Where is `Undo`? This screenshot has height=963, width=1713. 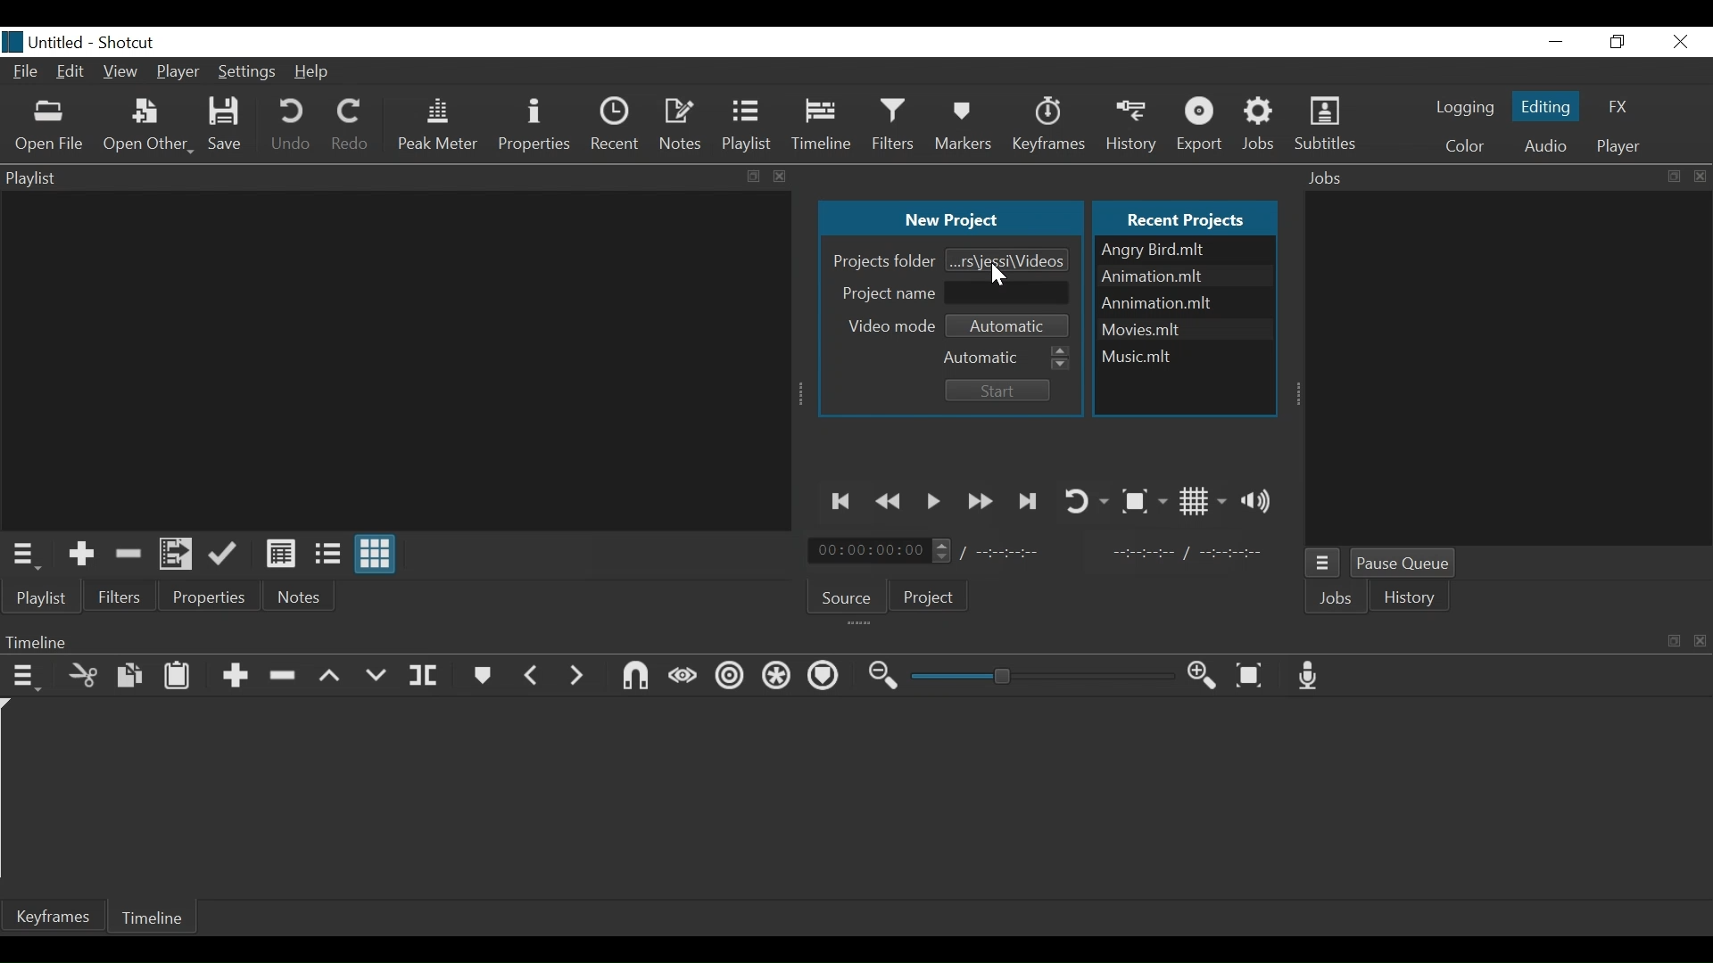 Undo is located at coordinates (291, 128).